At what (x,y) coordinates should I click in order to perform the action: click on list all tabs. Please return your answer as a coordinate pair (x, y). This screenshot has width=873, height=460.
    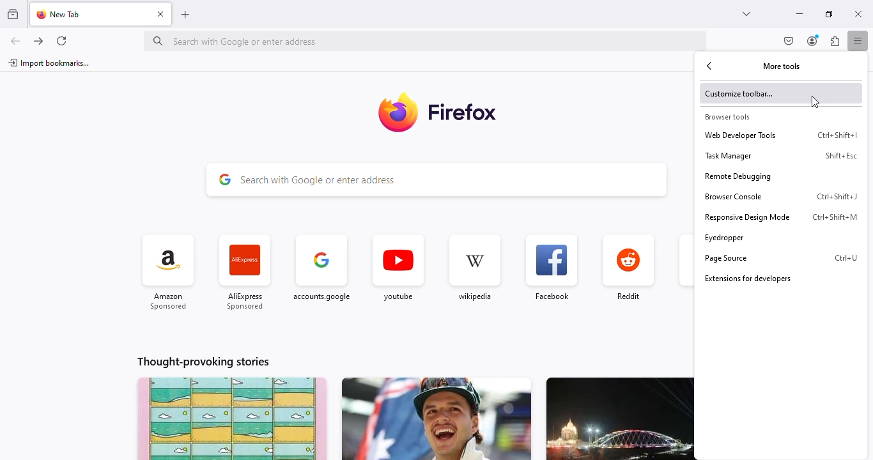
    Looking at the image, I should click on (748, 14).